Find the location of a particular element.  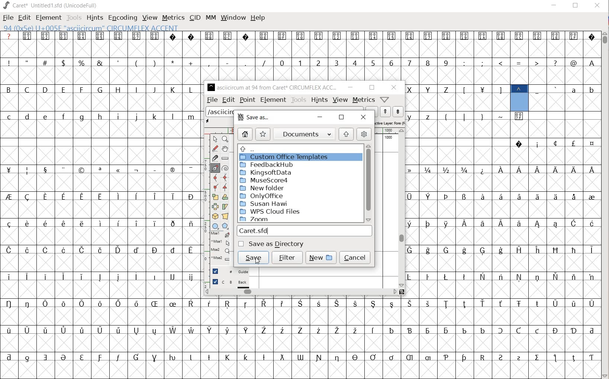

tools is located at coordinates (299, 100).